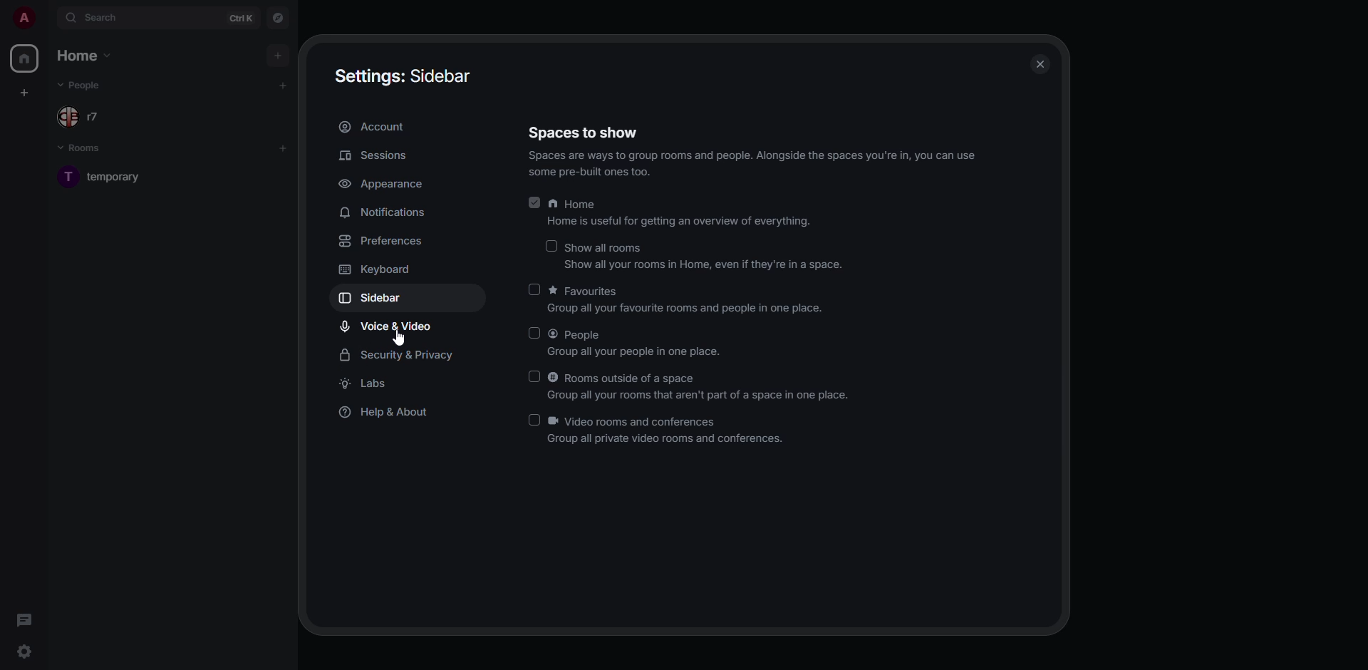 This screenshot has width=1368, height=670. I want to click on quick settings, so click(27, 649).